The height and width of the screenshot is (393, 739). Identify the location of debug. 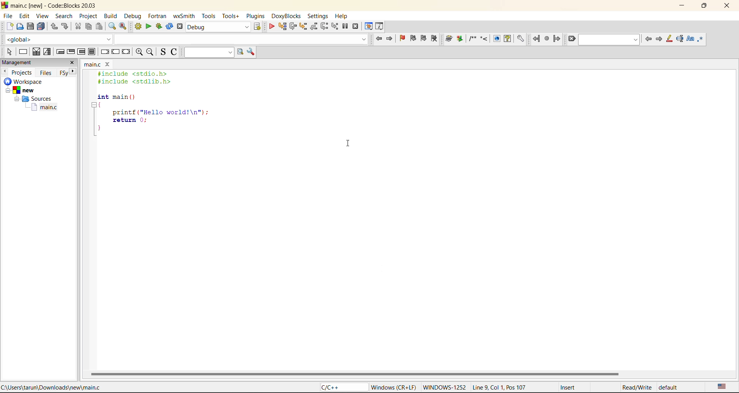
(135, 17).